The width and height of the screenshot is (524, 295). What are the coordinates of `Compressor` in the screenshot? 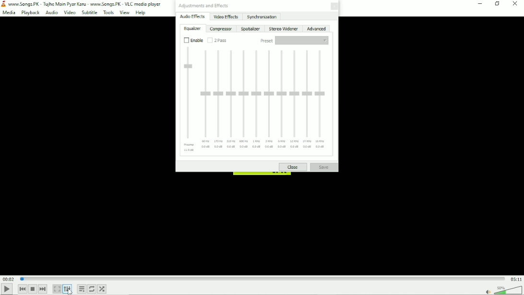 It's located at (221, 28).